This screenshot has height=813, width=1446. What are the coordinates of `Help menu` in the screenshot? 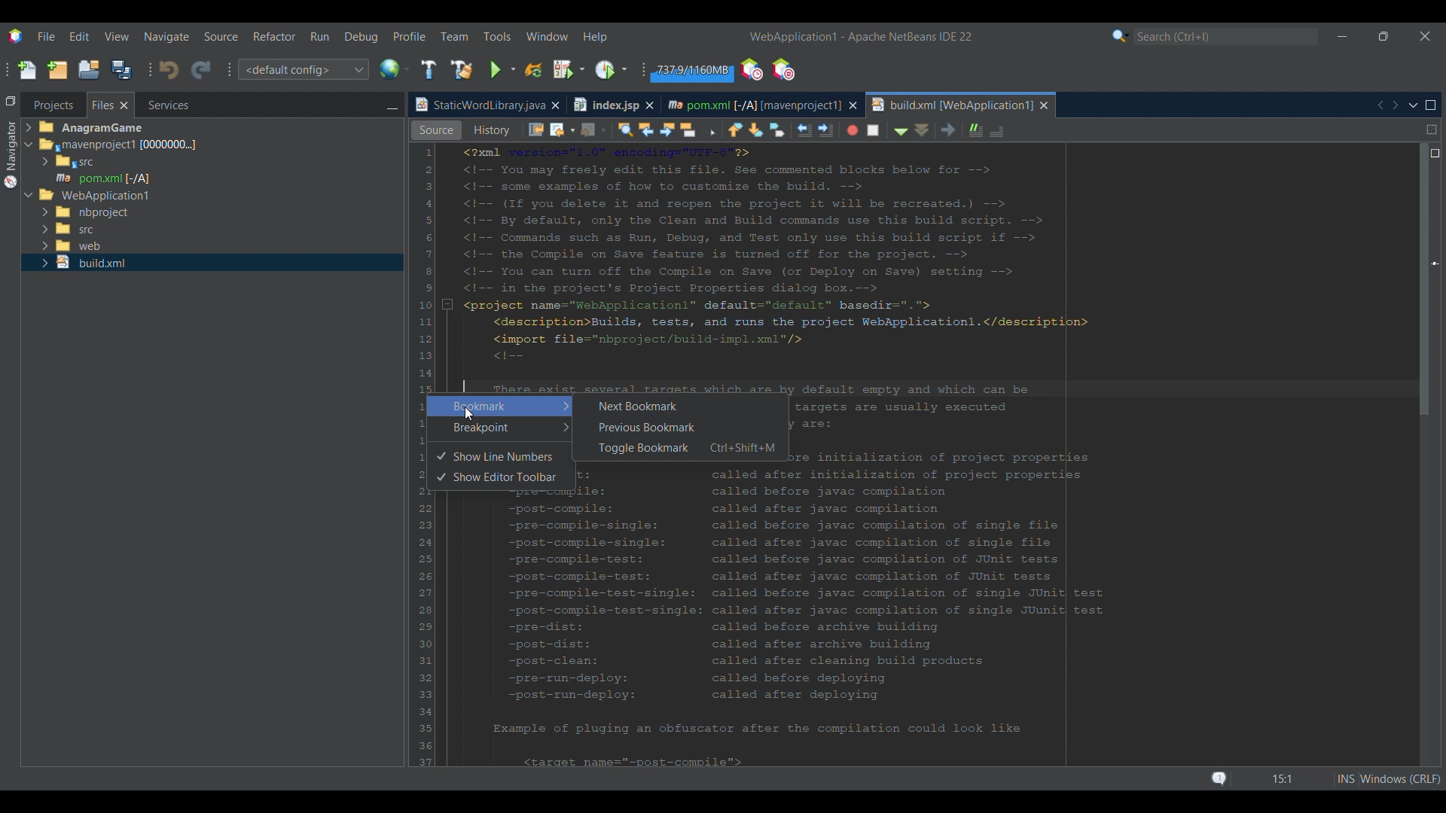 It's located at (594, 38).